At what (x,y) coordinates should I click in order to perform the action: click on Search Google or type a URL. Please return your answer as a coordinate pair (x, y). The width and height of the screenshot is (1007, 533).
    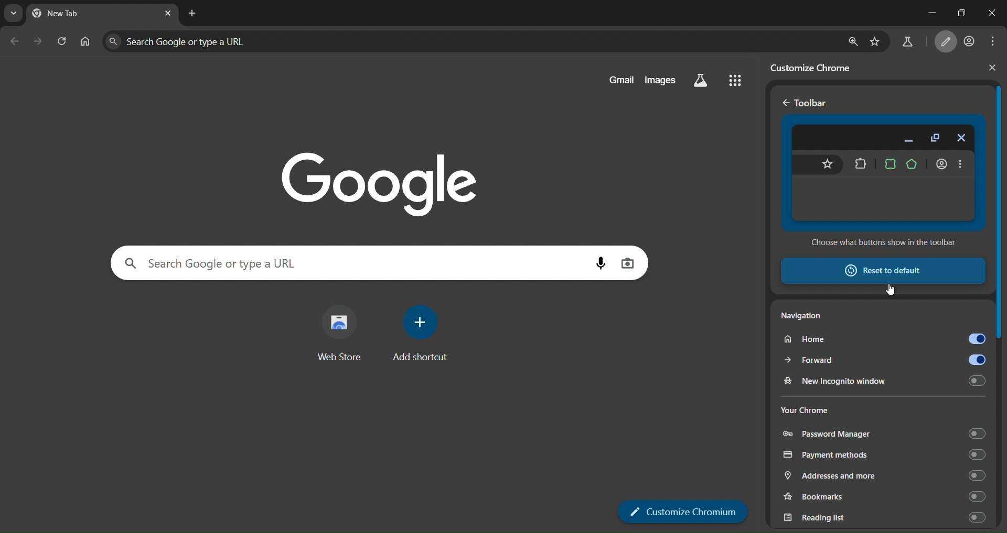
    Looking at the image, I should click on (471, 42).